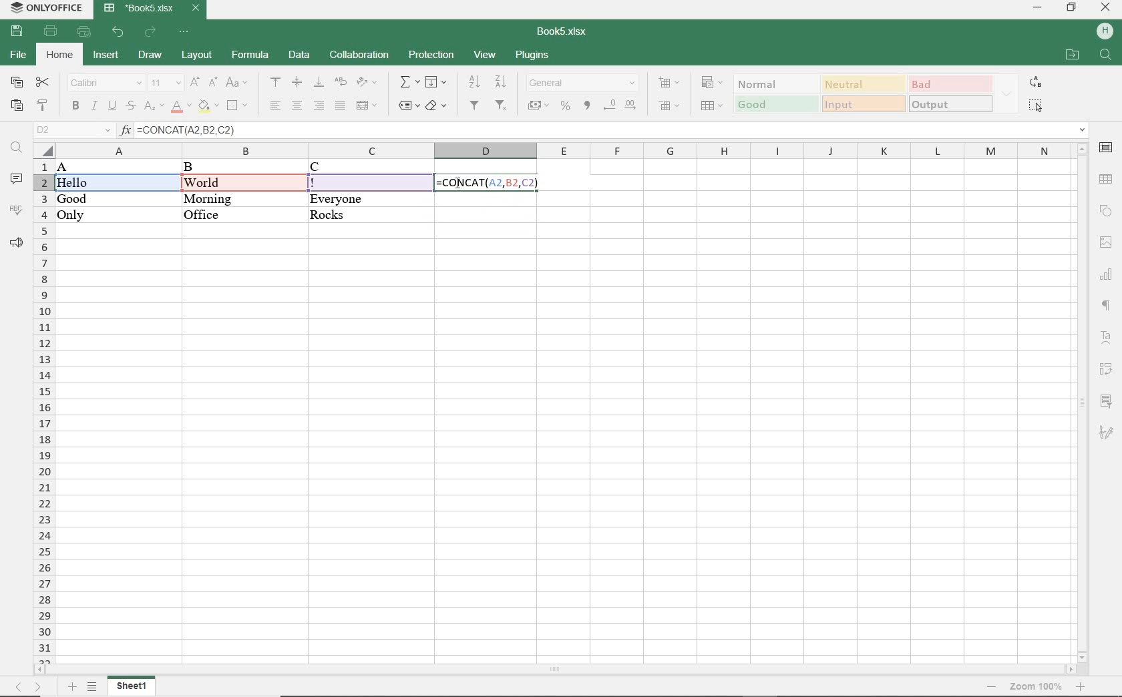 The width and height of the screenshot is (1122, 697). What do you see at coordinates (184, 32) in the screenshot?
I see `CUSTOMIZE QUICK ACCESS TOOLBAR` at bounding box center [184, 32].